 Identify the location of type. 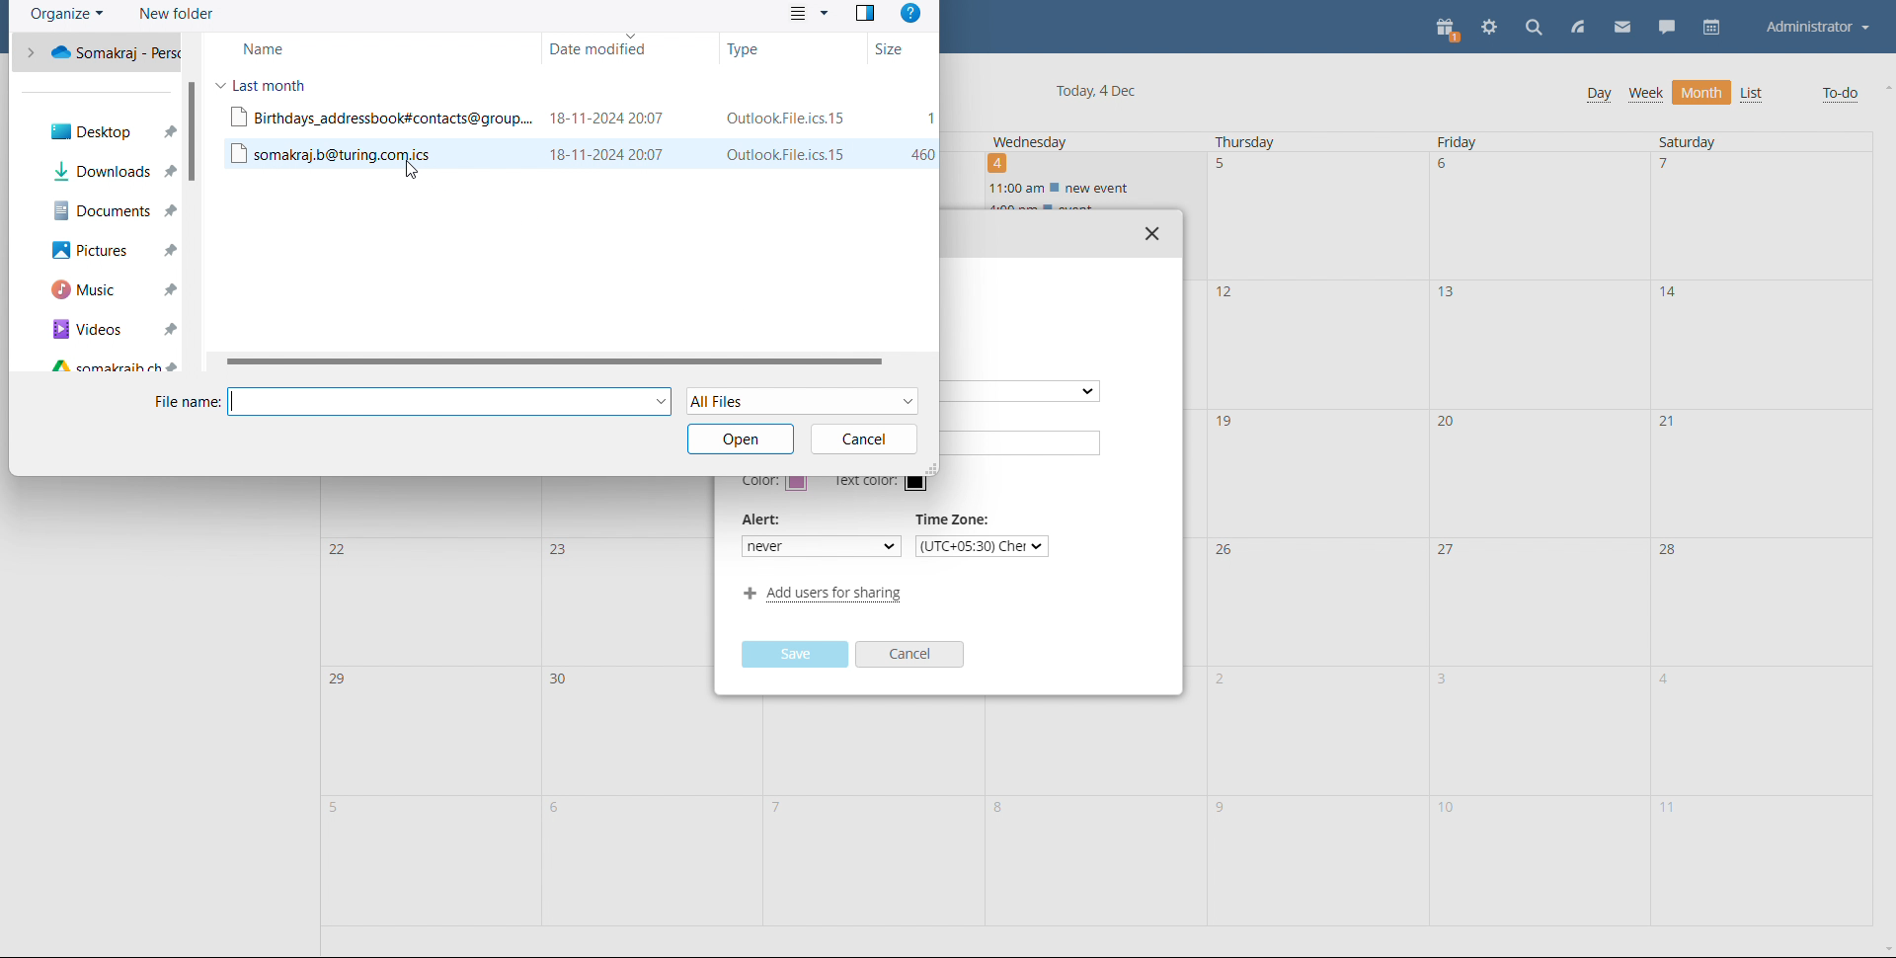
(780, 47).